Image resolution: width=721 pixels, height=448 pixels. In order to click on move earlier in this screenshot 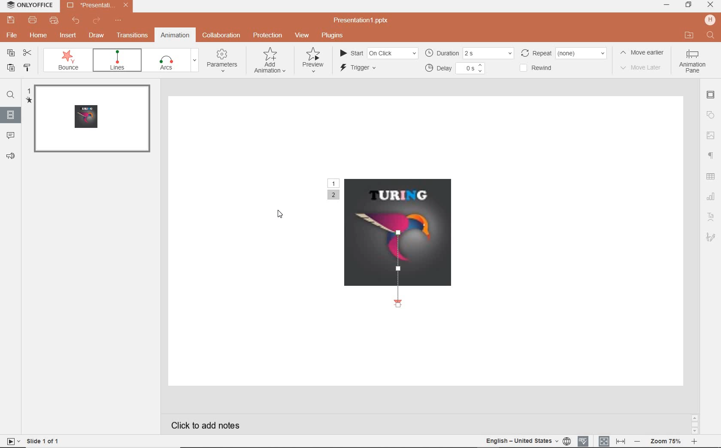, I will do `click(641, 52)`.